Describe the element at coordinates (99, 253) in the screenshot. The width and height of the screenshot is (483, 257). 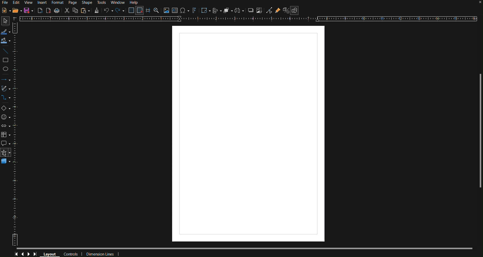
I see `Dimension Lines` at that location.